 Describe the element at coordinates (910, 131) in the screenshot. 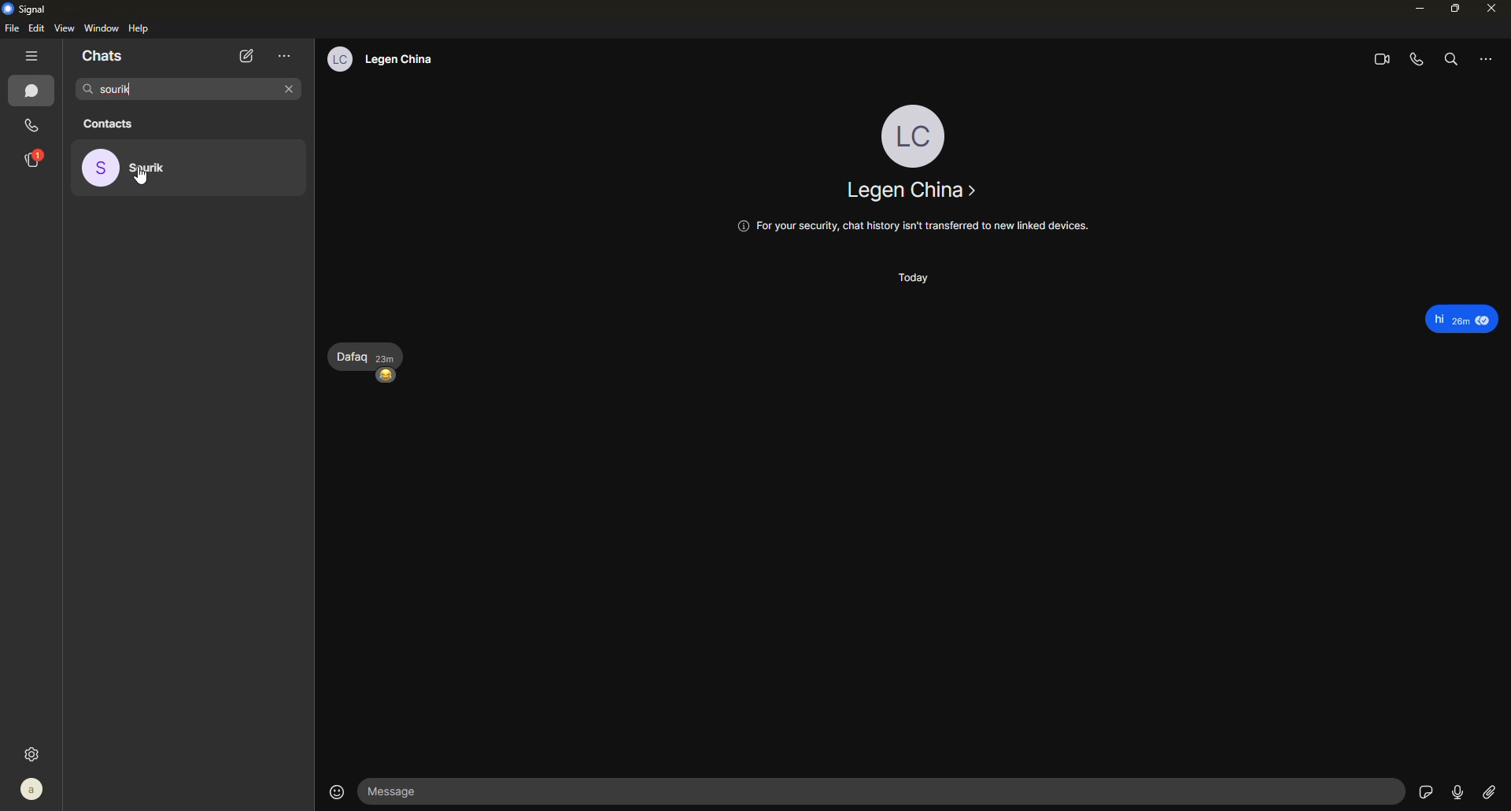

I see `profile - lc` at that location.